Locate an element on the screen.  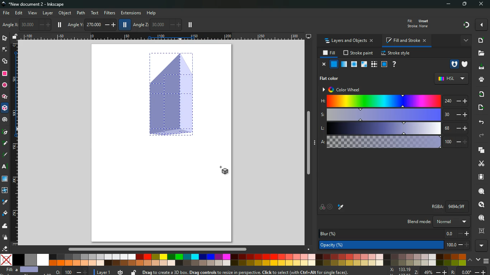
Ruler is located at coordinates (163, 36).